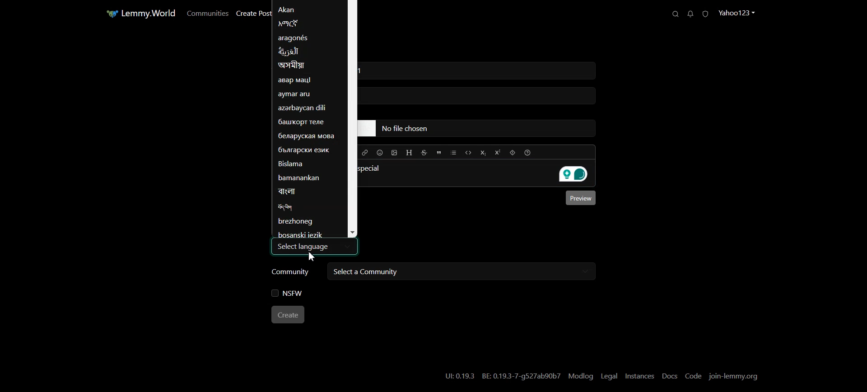  I want to click on Cursor, so click(312, 256).